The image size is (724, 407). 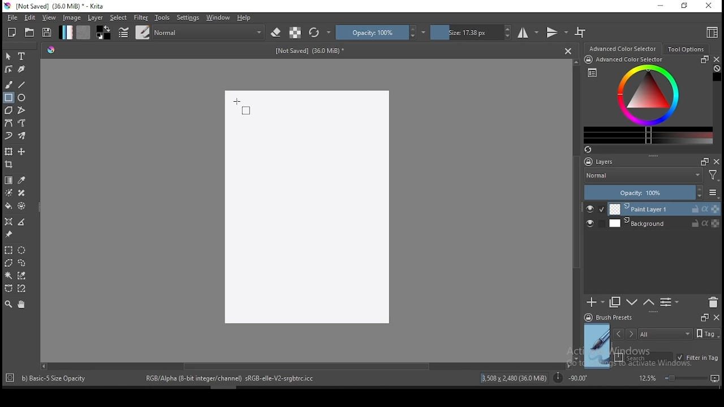 What do you see at coordinates (295, 33) in the screenshot?
I see `preserve alpha` at bounding box center [295, 33].